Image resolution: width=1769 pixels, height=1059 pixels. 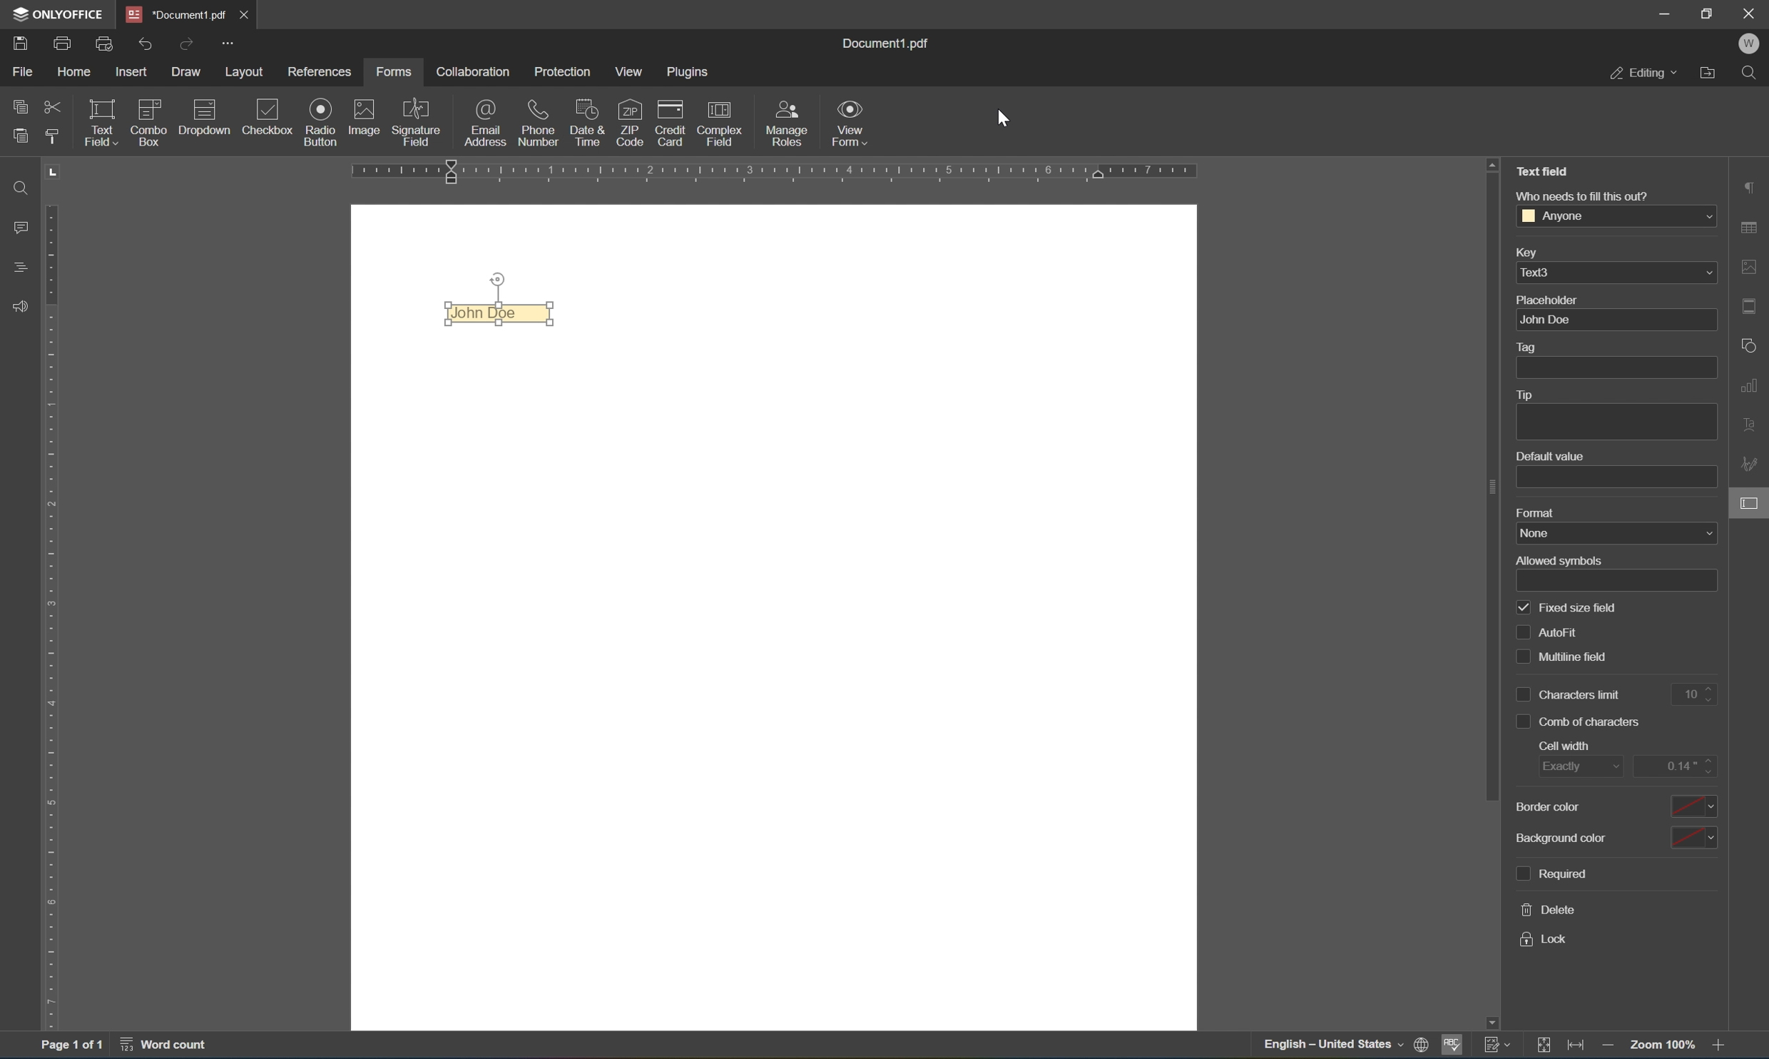 I want to click on cell width, so click(x=1564, y=744).